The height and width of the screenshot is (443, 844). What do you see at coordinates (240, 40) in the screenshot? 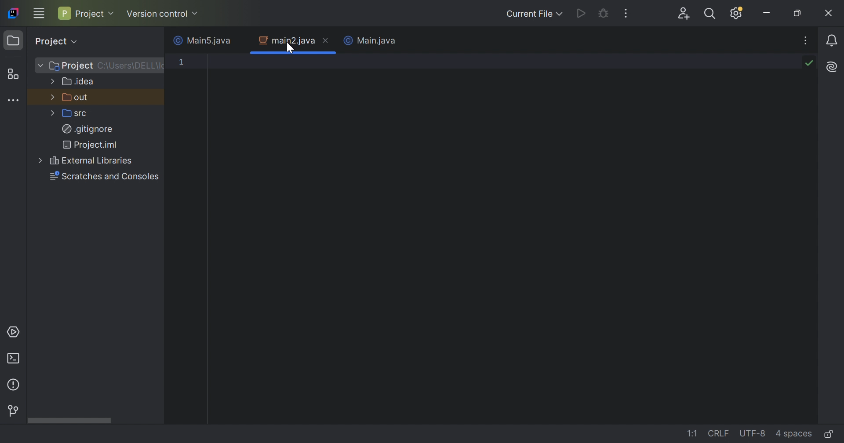
I see `Close` at bounding box center [240, 40].